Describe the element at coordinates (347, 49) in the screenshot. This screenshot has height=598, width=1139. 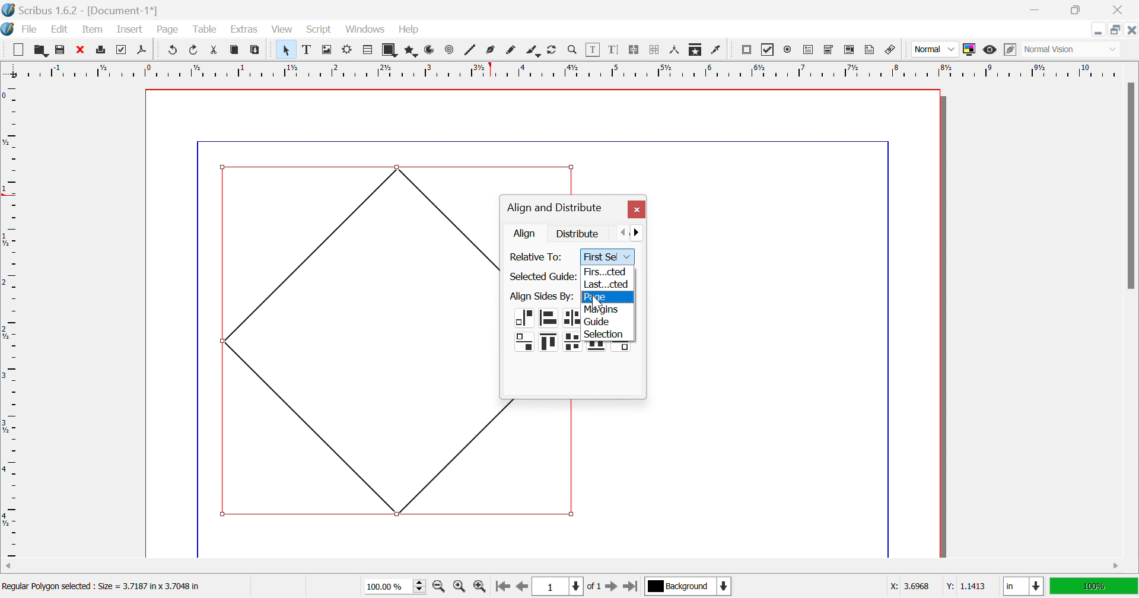
I see `Render frame` at that location.